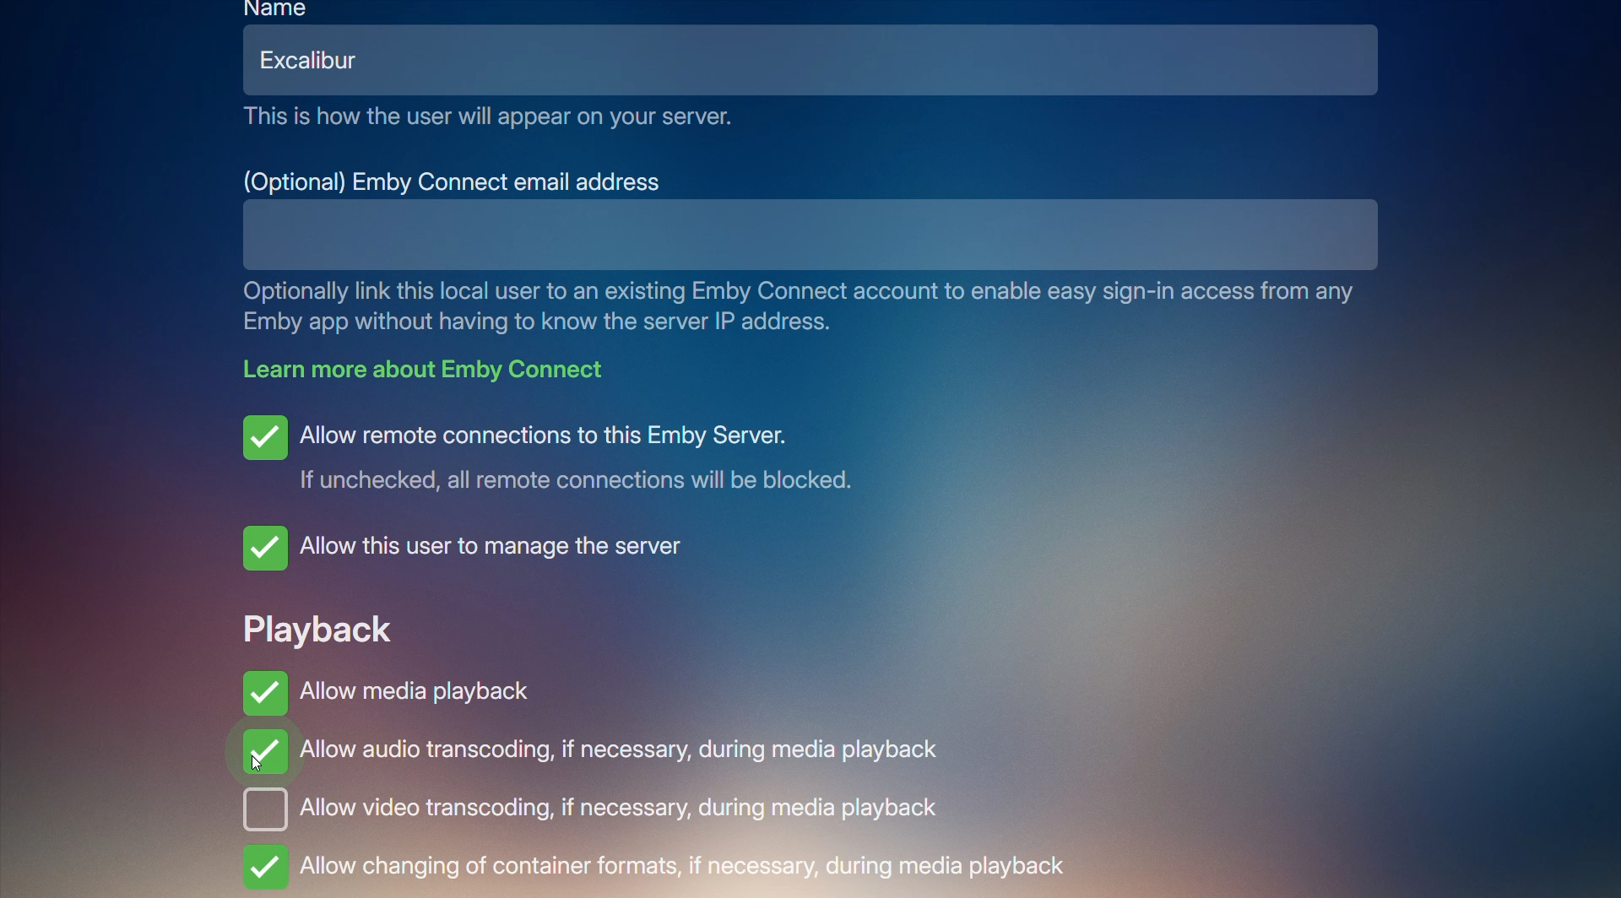 The width and height of the screenshot is (1621, 898). Describe the element at coordinates (809, 307) in the screenshot. I see `Optionally link this local user to an existing Emby Connect account to enable easy sign-in access from any
Emby app without having to know the server IP address.` at that location.